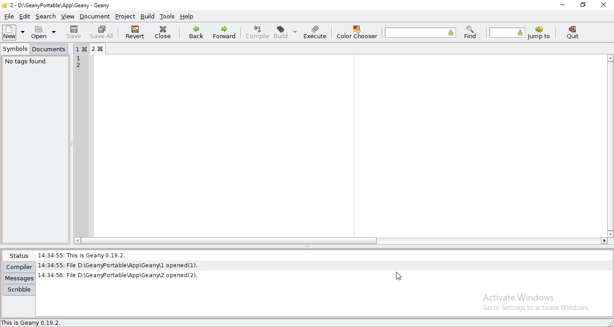 Image resolution: width=614 pixels, height=327 pixels. Describe the element at coordinates (534, 309) in the screenshot. I see `go to settings to activate windows` at that location.